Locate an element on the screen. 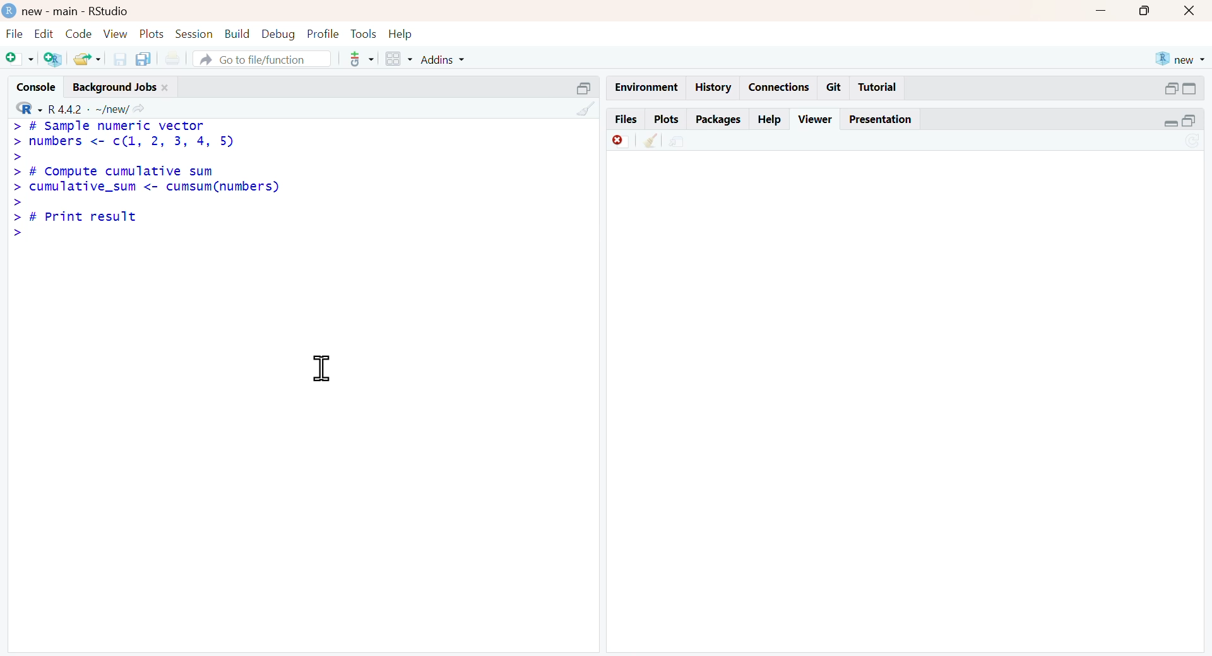 The image size is (1212, 656). open in separate window is located at coordinates (585, 88).